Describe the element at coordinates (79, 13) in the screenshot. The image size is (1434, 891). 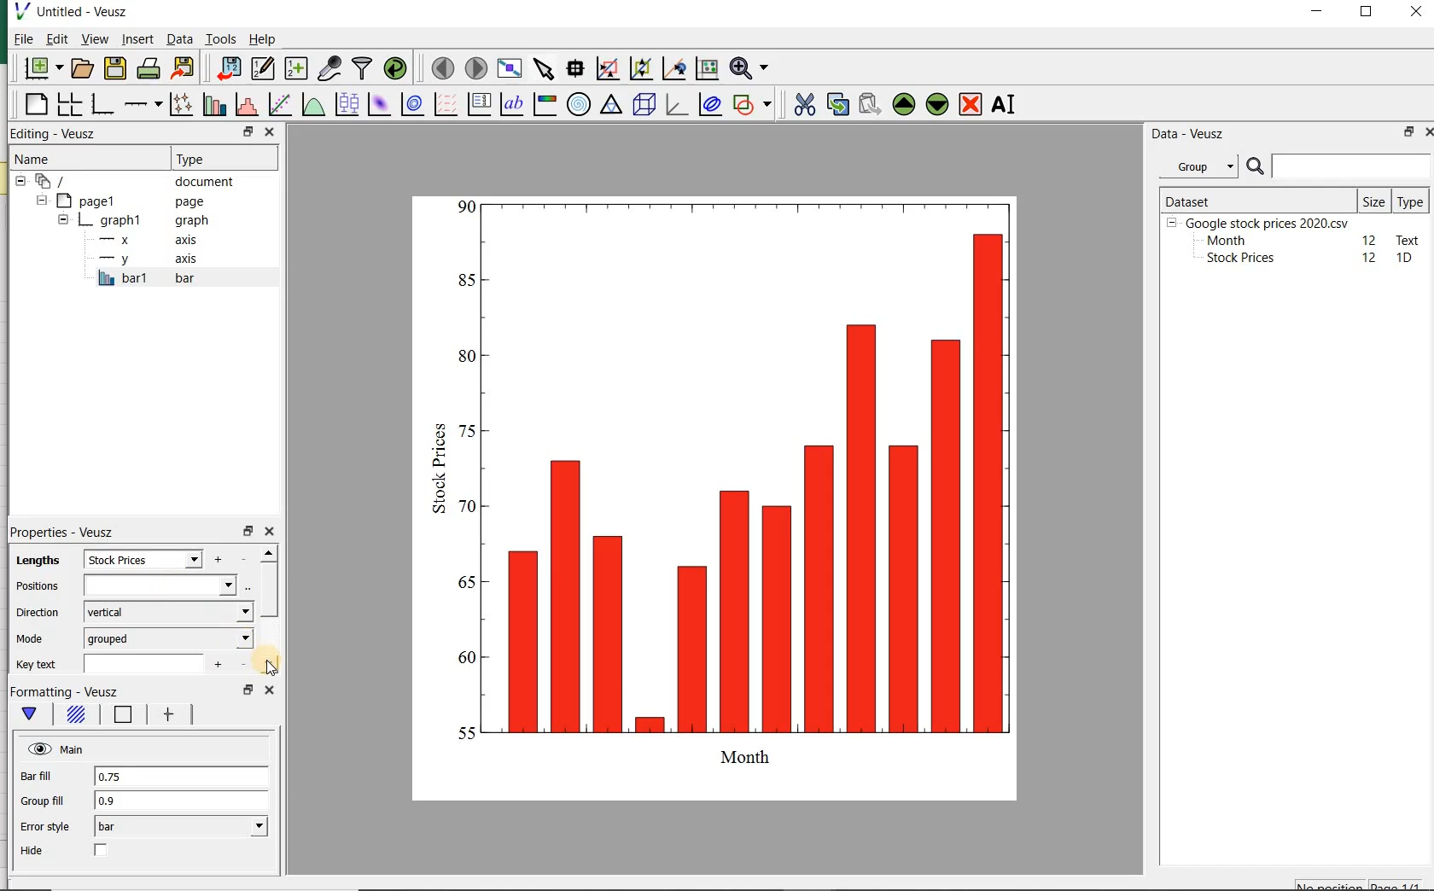
I see `Untitled-Veusz` at that location.